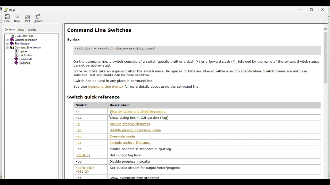 This screenshot has width=330, height=185. I want to click on Switch, so click(89, 105).